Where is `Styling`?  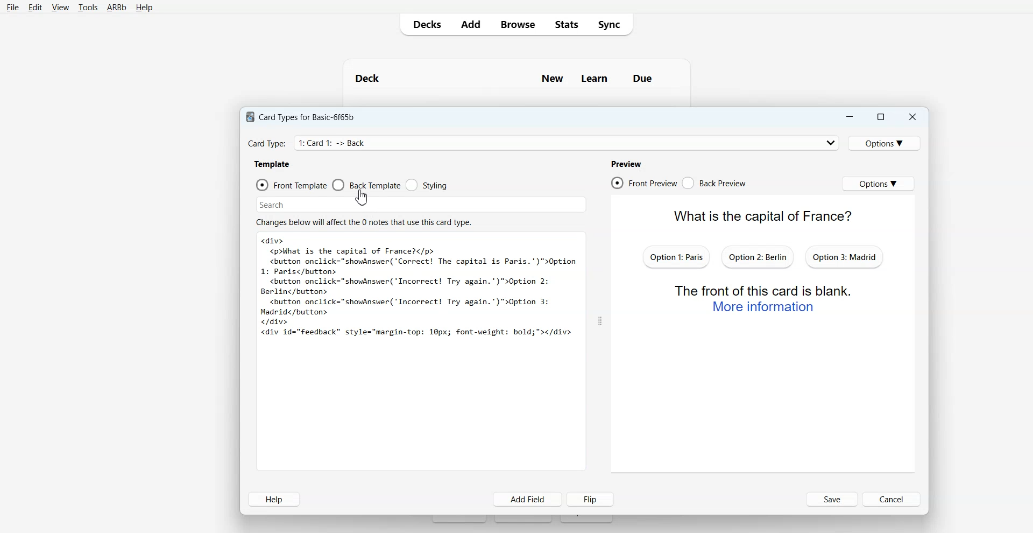 Styling is located at coordinates (427, 185).